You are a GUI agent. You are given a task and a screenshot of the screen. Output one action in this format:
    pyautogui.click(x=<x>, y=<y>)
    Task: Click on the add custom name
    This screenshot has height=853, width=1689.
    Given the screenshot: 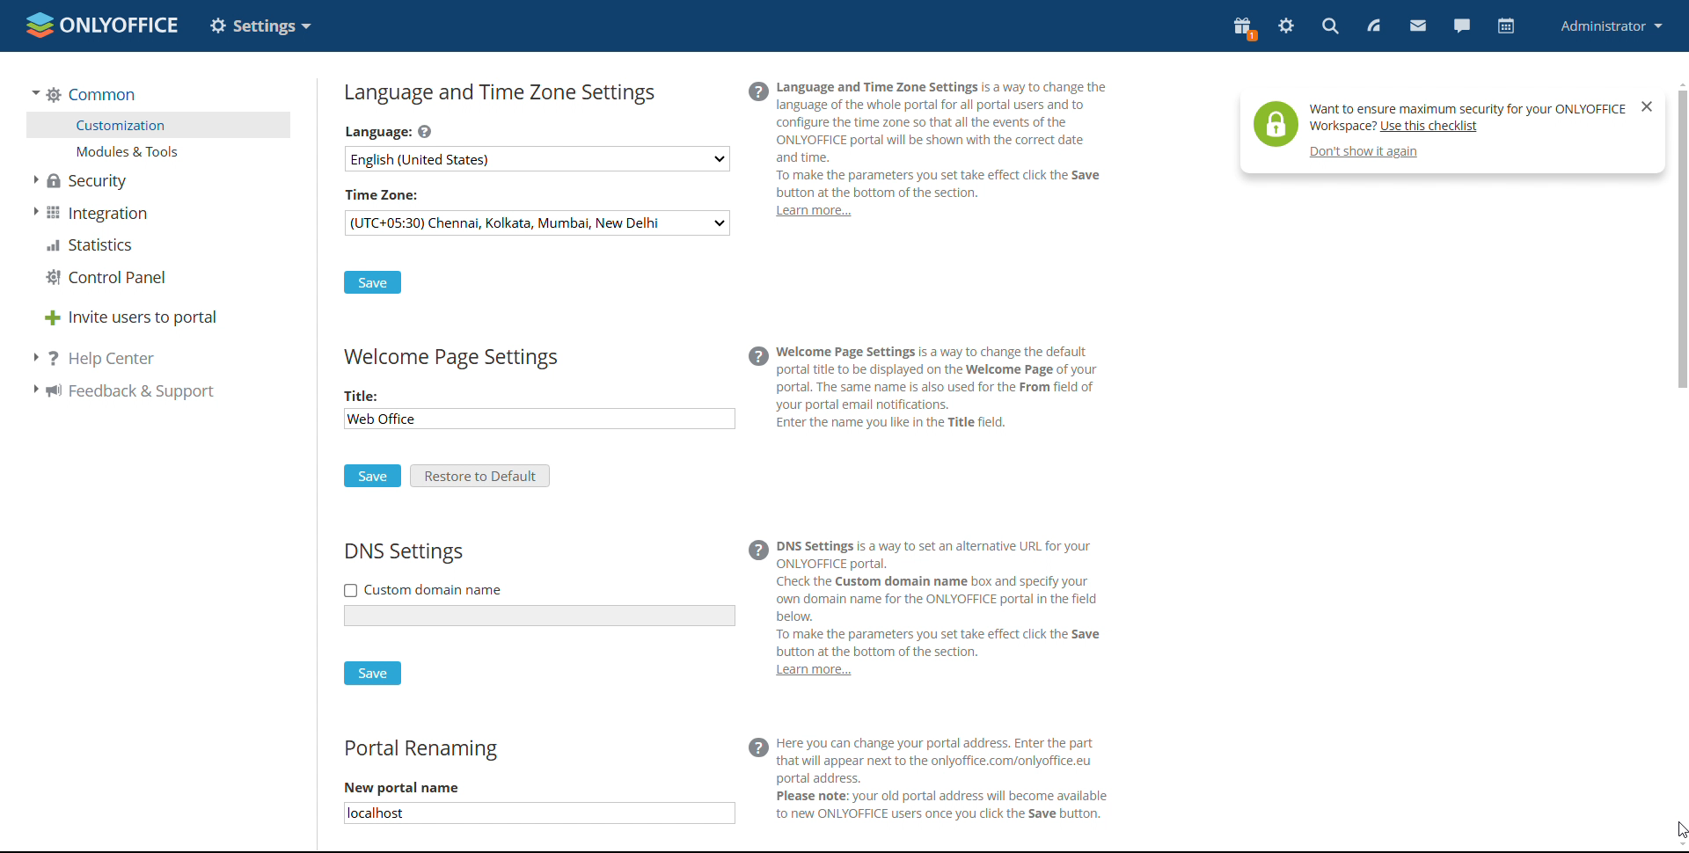 What is the action you would take?
    pyautogui.click(x=541, y=616)
    